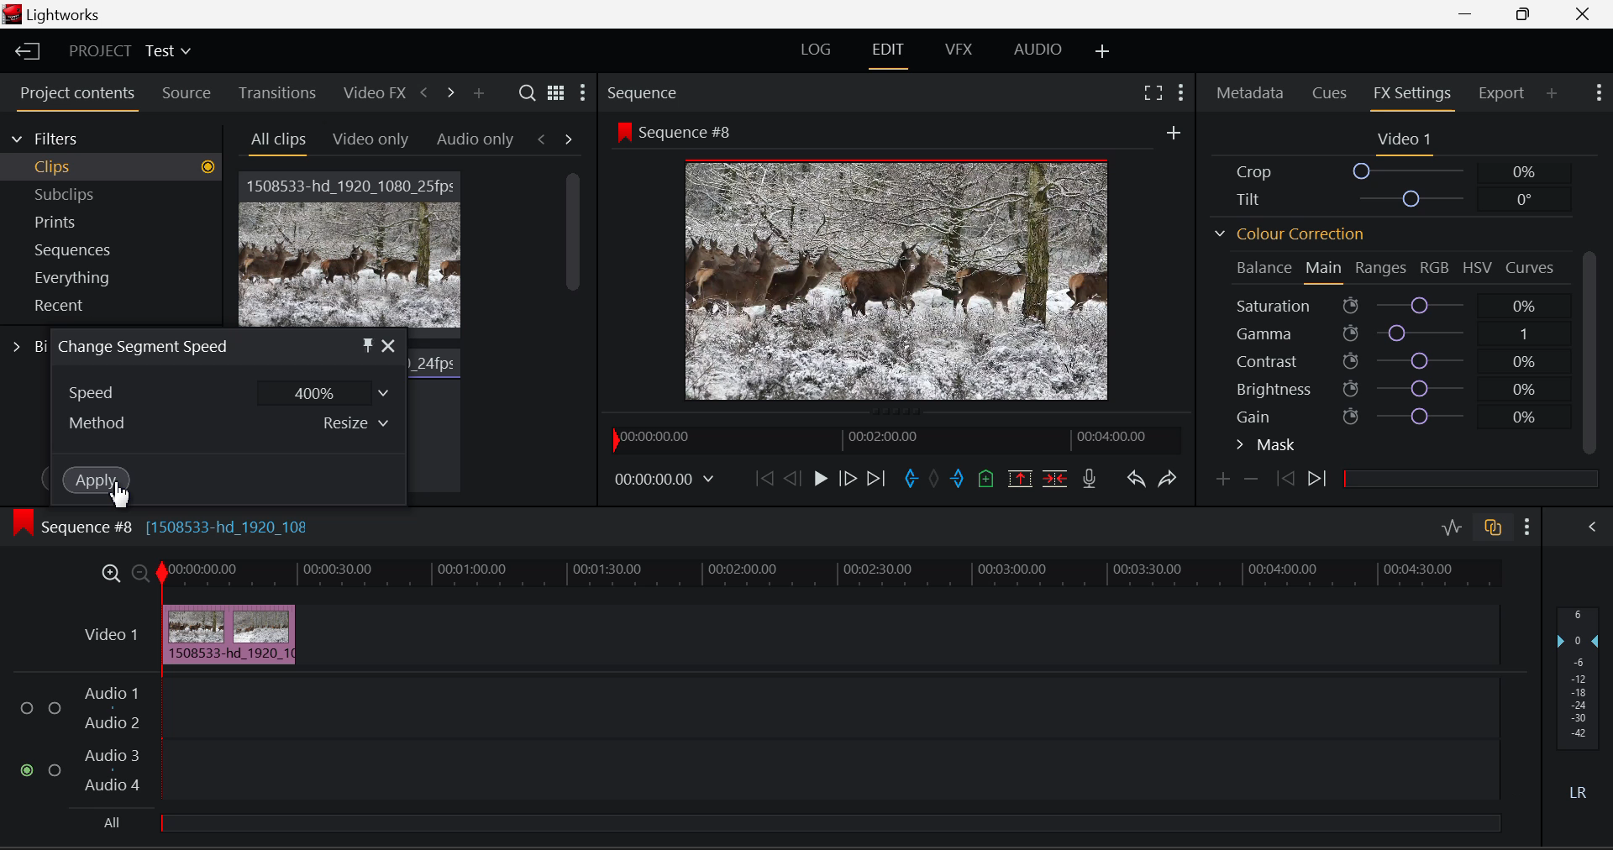  What do you see at coordinates (1524, 526) in the screenshot?
I see `Show Settings` at bounding box center [1524, 526].